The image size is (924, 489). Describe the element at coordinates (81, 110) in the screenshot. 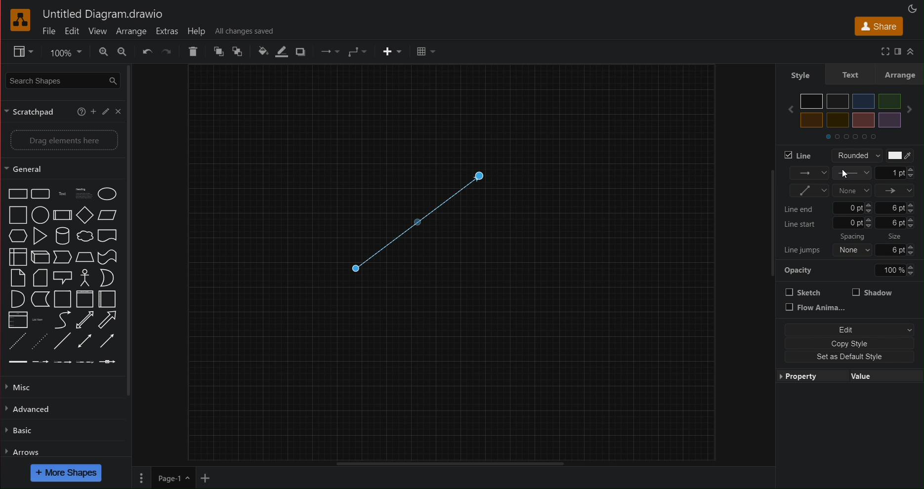

I see `Help` at that location.